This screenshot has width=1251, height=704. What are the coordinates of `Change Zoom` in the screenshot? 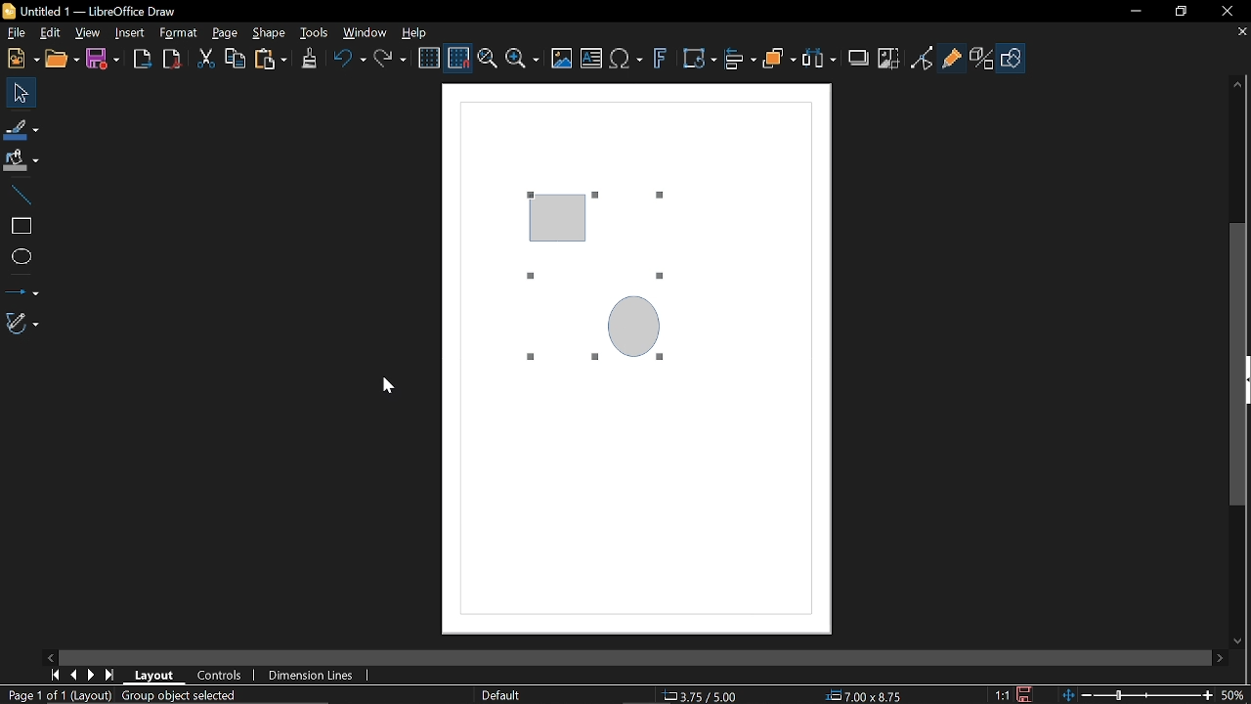 It's located at (1140, 696).